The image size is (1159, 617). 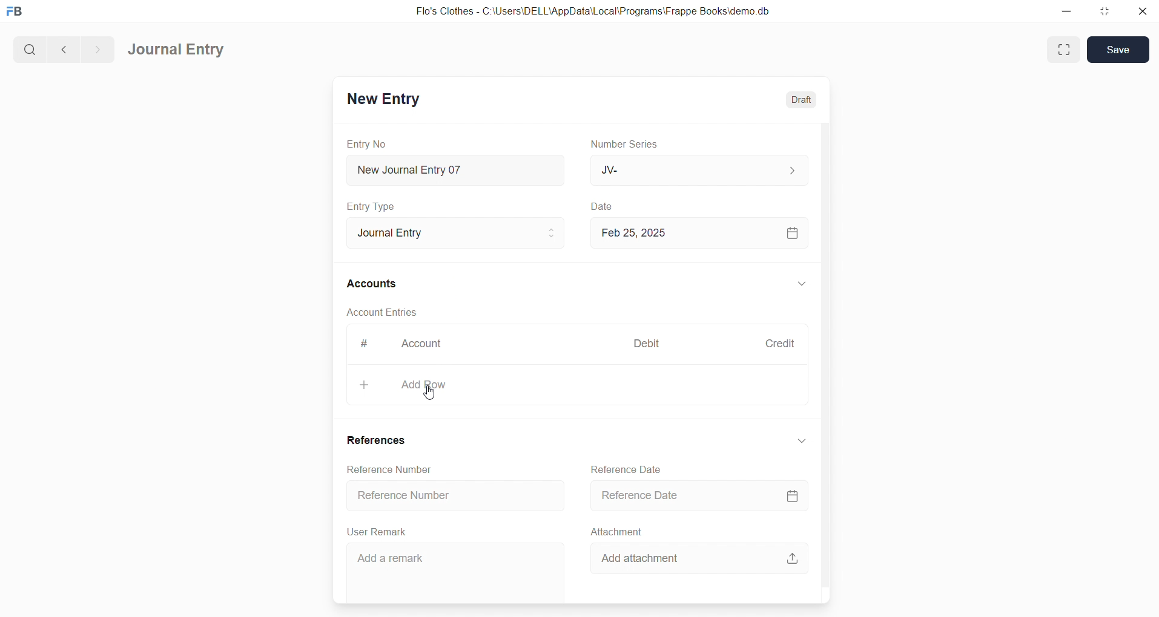 I want to click on Date, so click(x=602, y=206).